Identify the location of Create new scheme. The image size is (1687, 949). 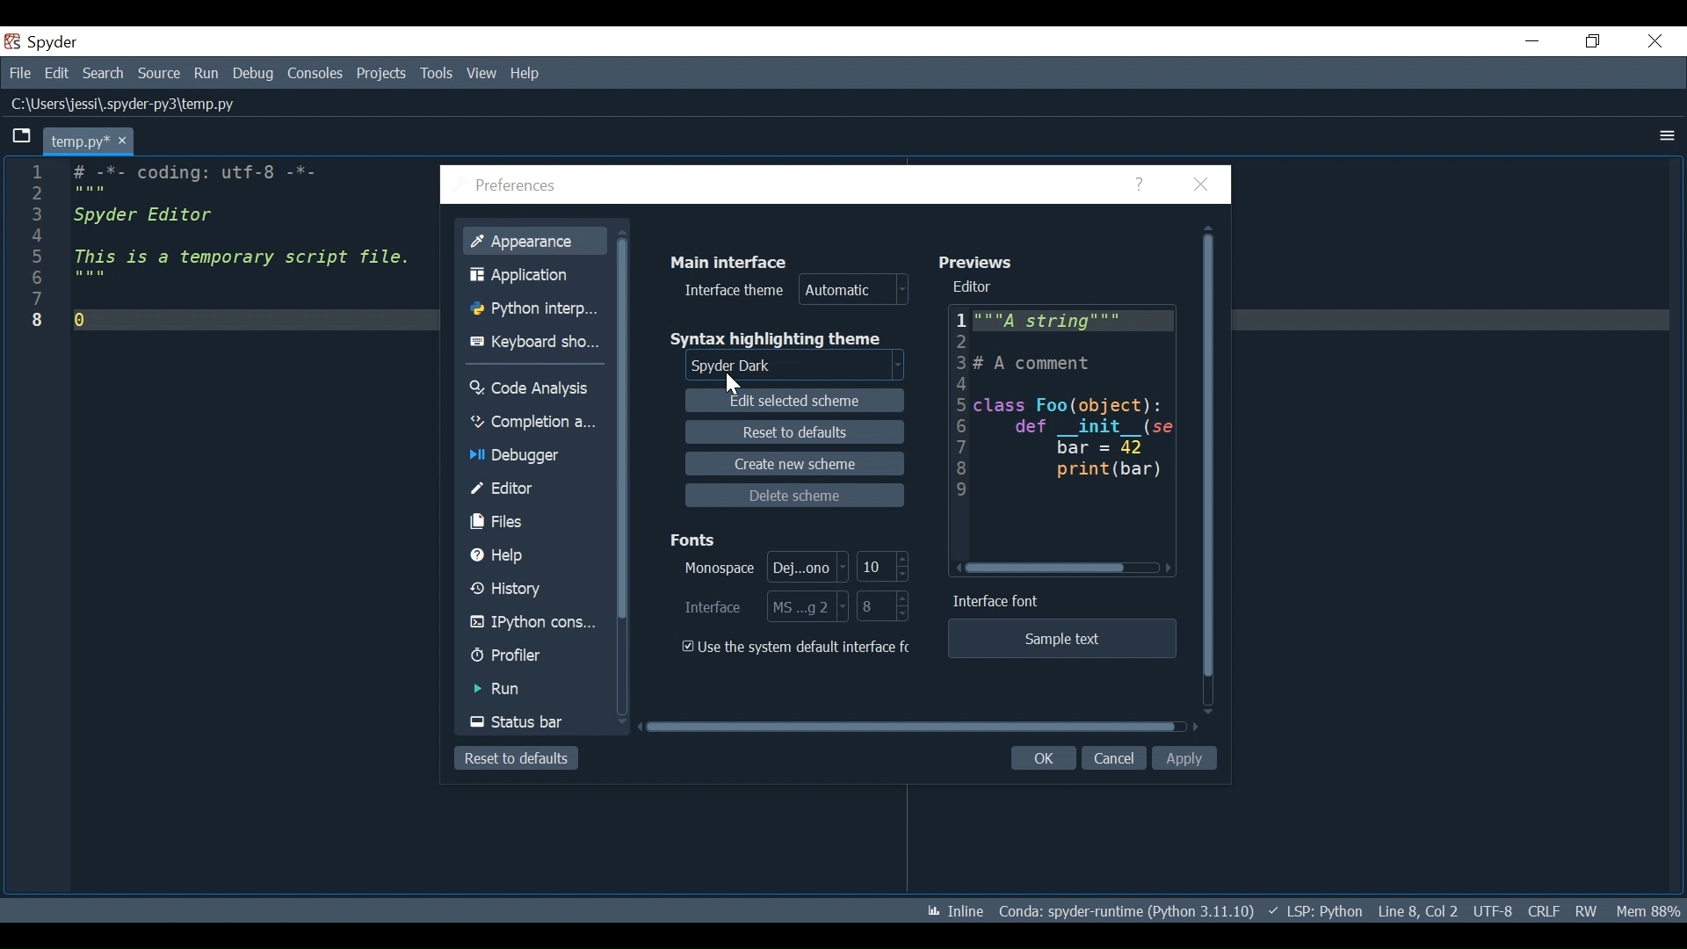
(794, 464).